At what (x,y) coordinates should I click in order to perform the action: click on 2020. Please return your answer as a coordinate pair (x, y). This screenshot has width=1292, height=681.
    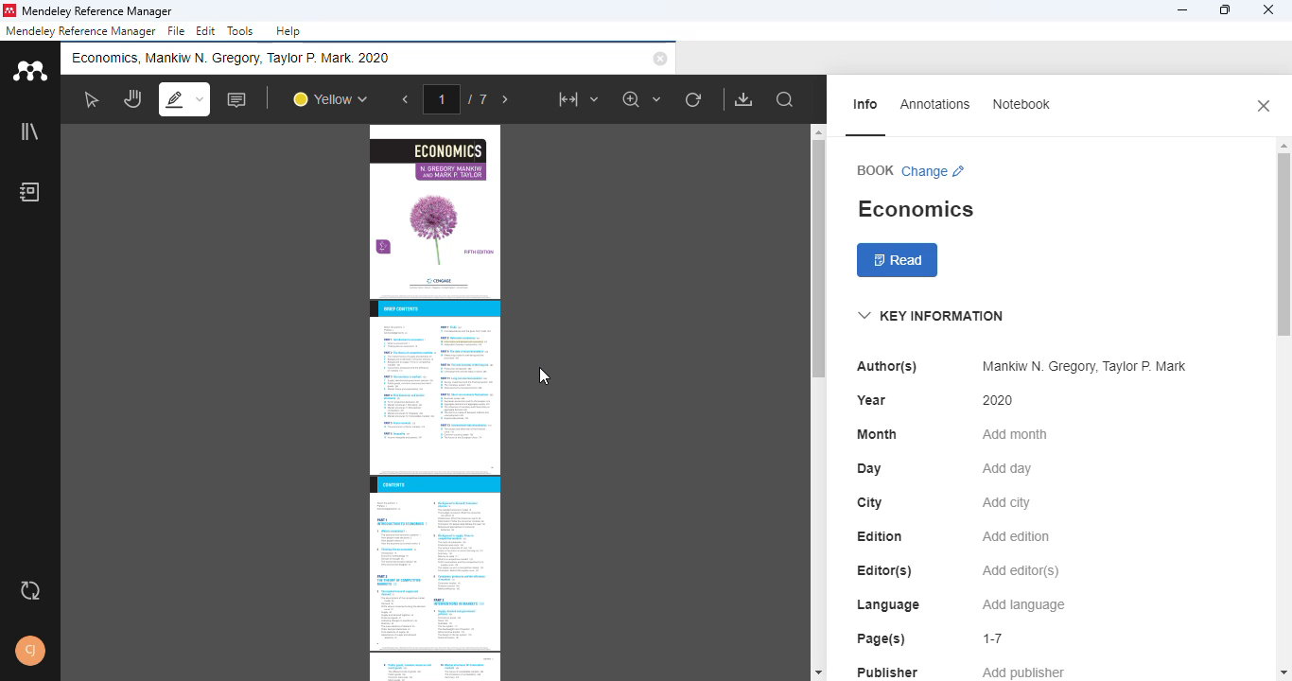
    Looking at the image, I should click on (999, 400).